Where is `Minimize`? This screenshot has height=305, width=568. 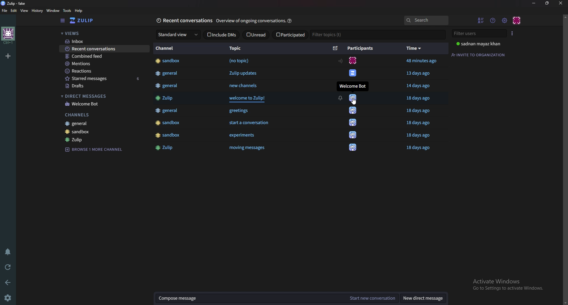
Minimize is located at coordinates (534, 4).